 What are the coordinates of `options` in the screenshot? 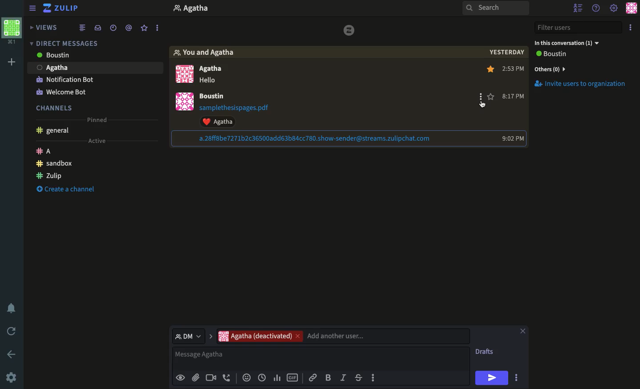 It's located at (158, 26).